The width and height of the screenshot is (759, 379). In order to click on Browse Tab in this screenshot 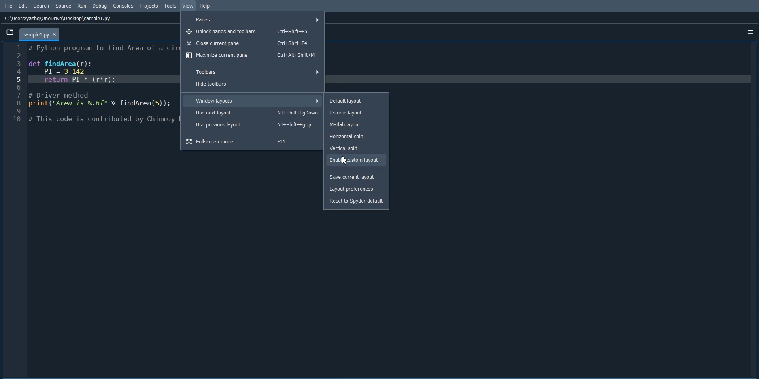, I will do `click(9, 32)`.